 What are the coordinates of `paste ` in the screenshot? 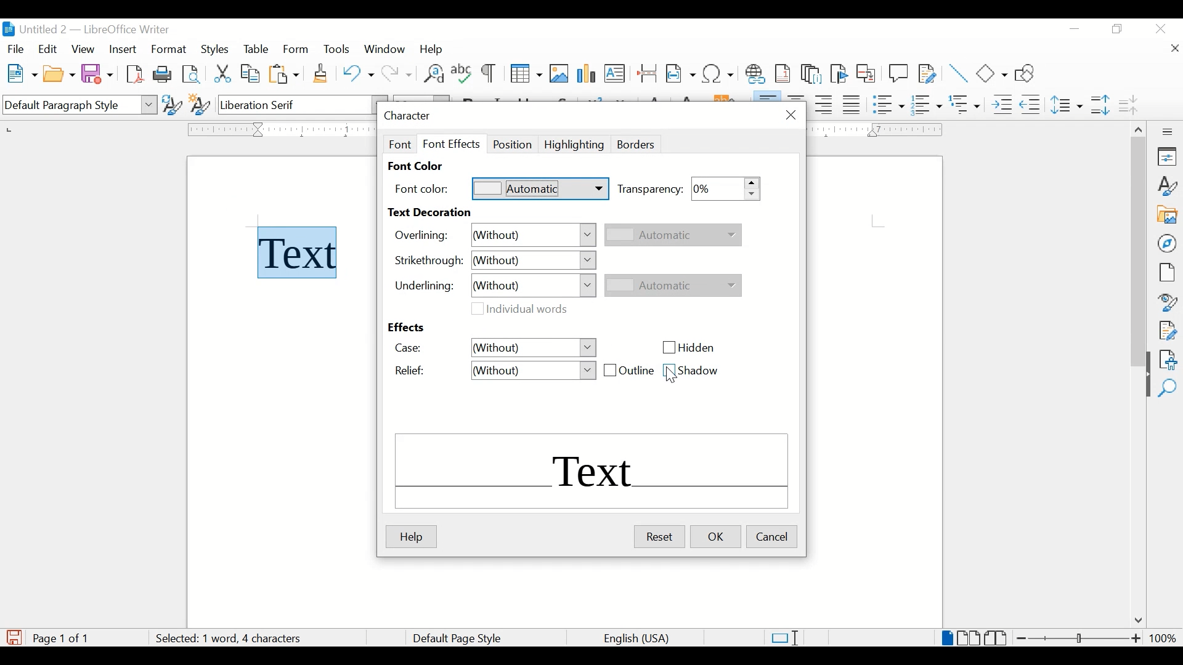 It's located at (285, 74).